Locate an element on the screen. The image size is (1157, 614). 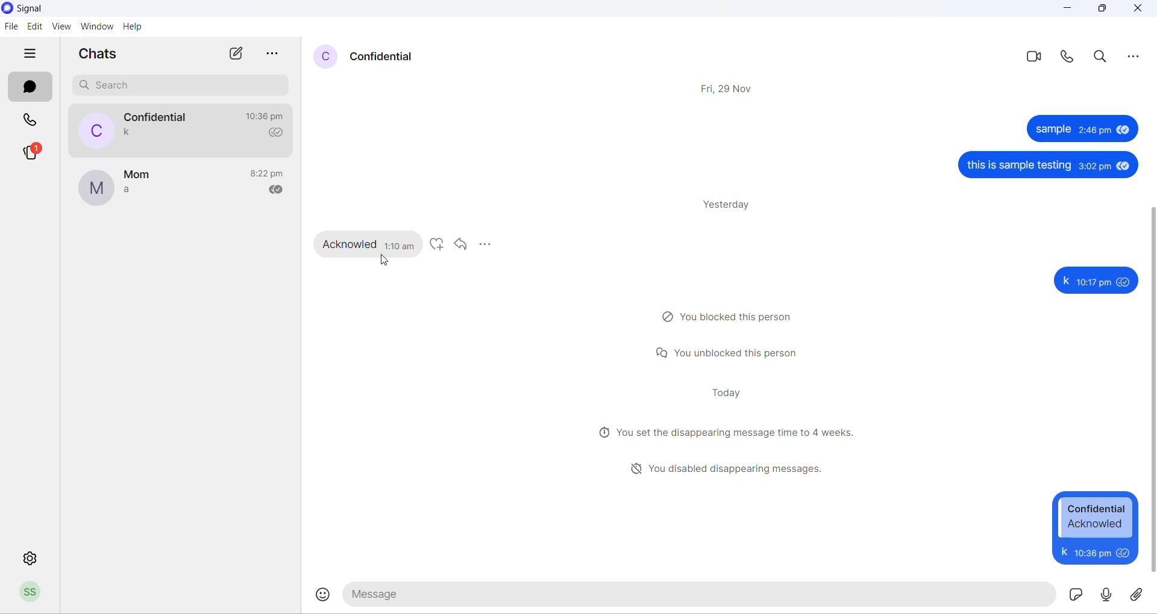
hide tabs is located at coordinates (35, 54).